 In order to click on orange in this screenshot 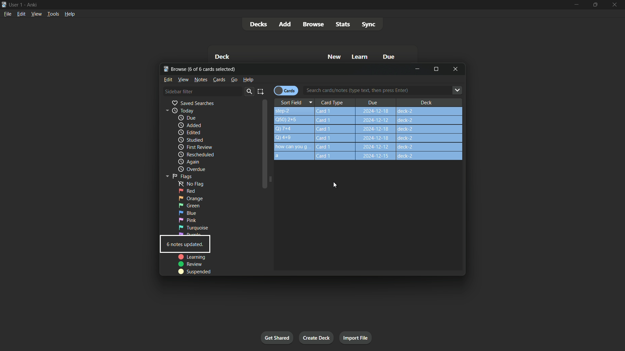, I will do `click(191, 198)`.